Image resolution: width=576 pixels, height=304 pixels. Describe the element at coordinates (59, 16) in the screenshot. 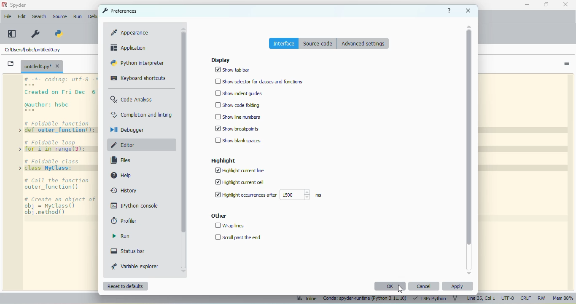

I see `source` at that location.